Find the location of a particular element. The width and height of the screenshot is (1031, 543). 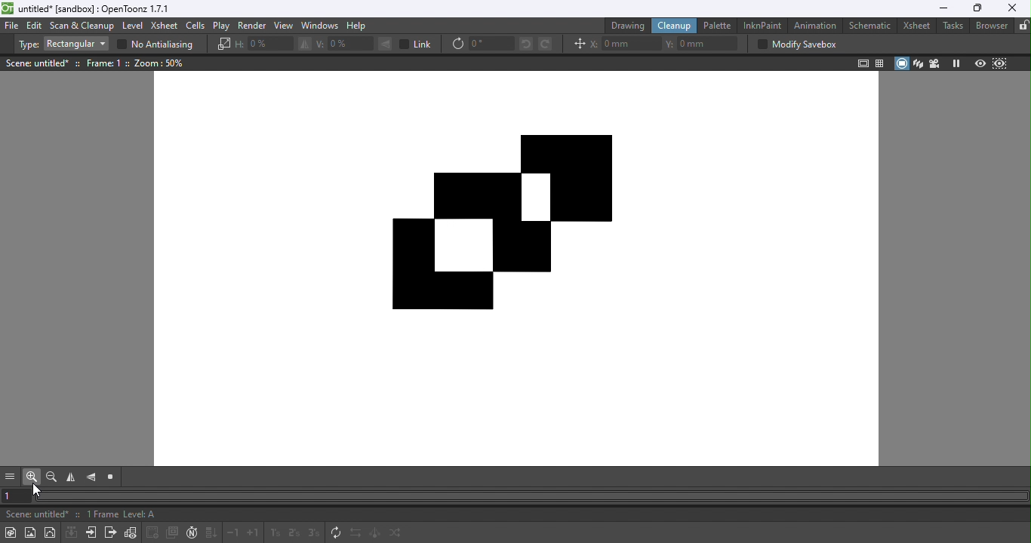

X-axis is located at coordinates (625, 43).